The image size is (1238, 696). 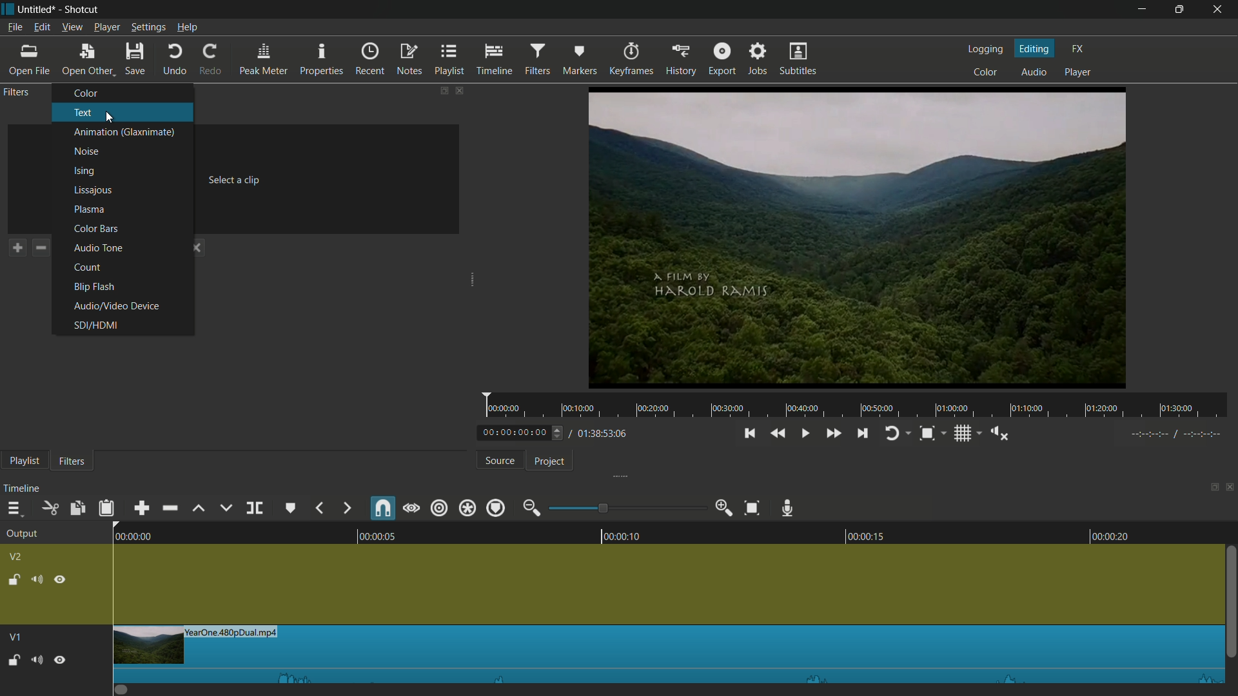 I want to click on toggle snap, so click(x=927, y=434).